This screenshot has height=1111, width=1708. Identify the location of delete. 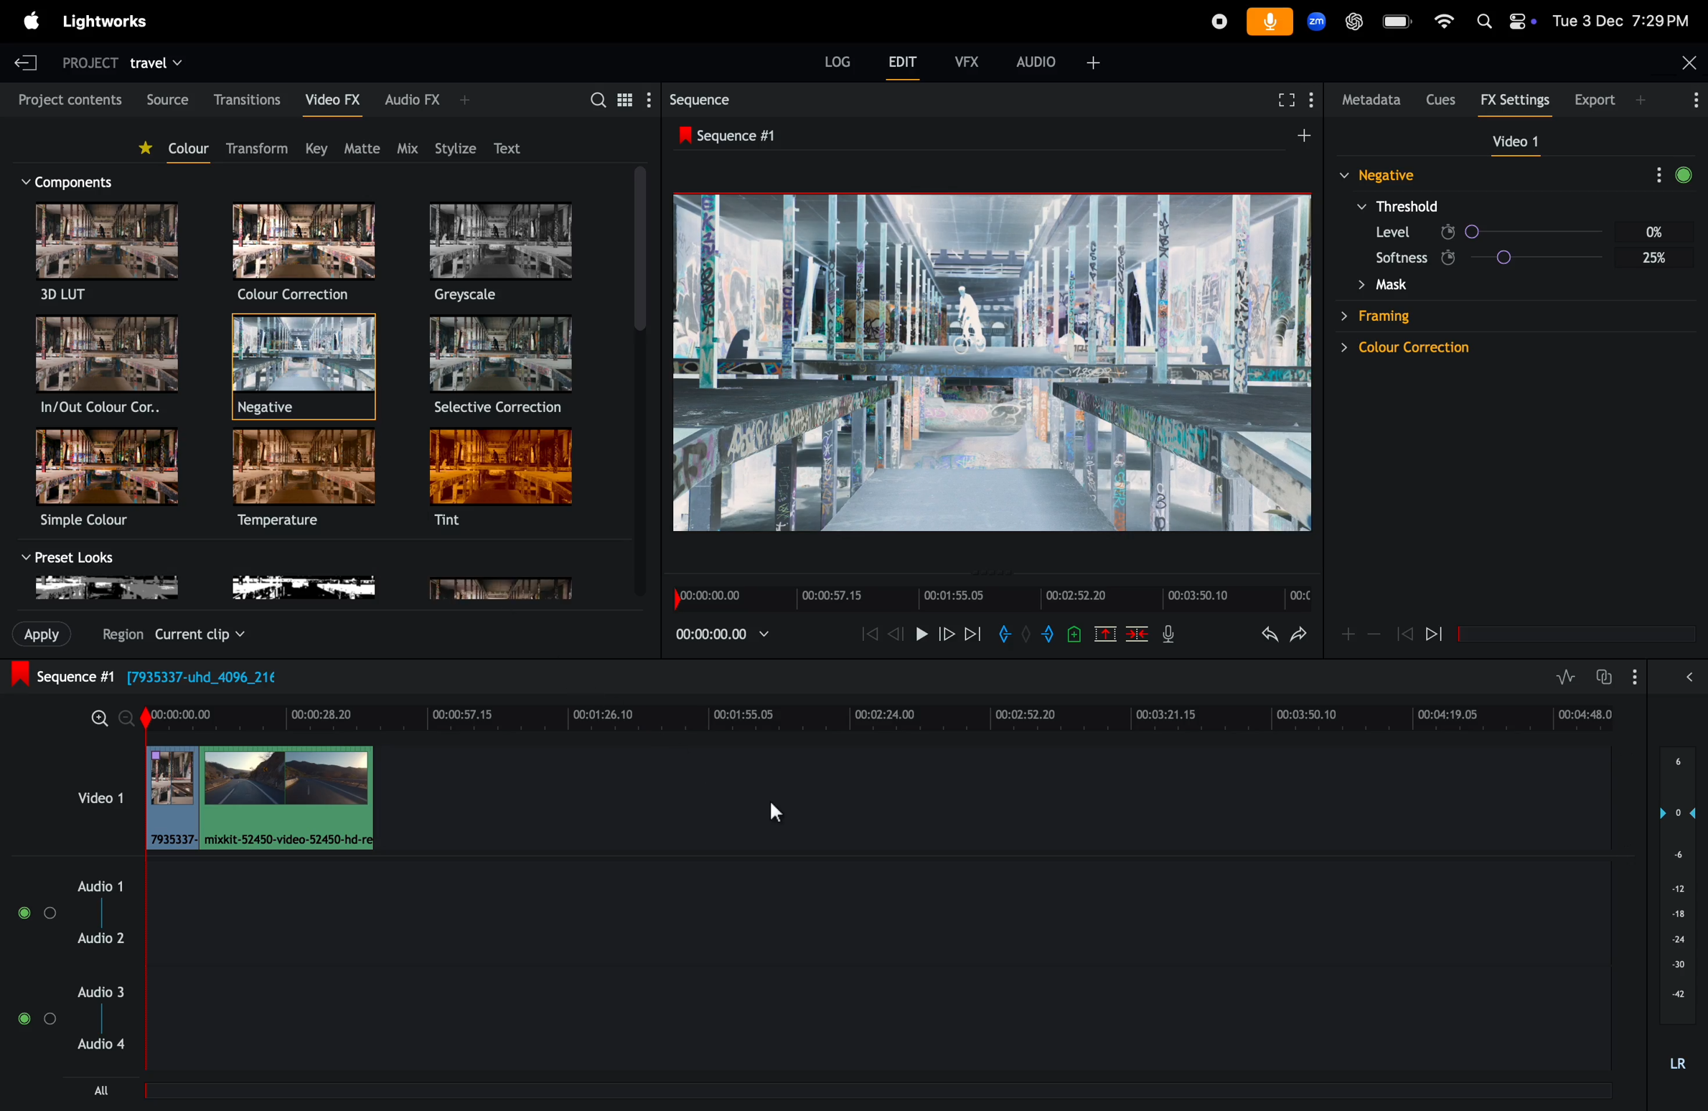
(1134, 634).